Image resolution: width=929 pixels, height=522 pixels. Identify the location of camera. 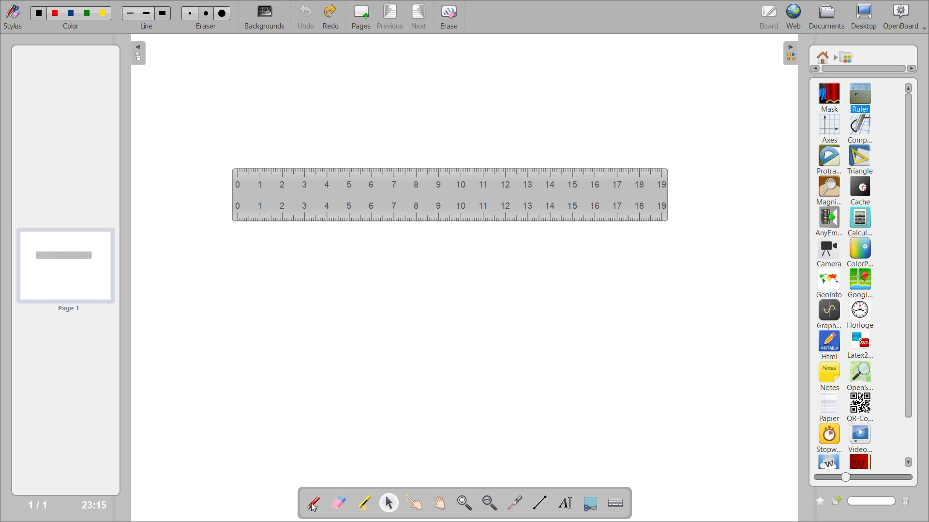
(829, 254).